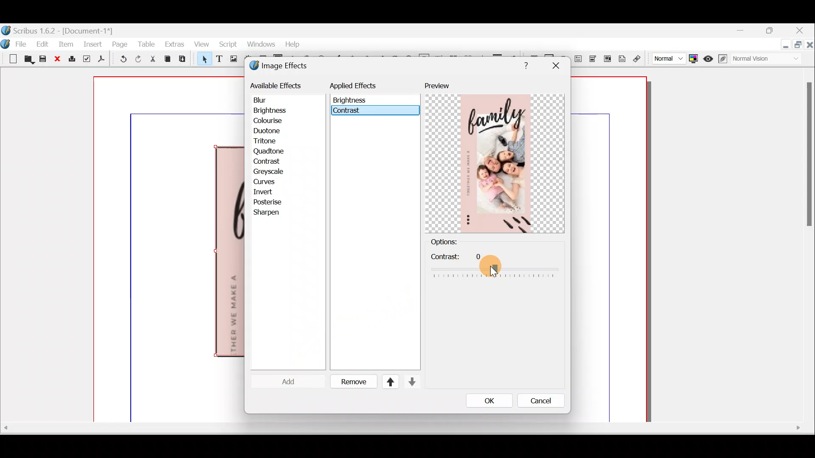 The width and height of the screenshot is (815, 458). What do you see at coordinates (543, 401) in the screenshot?
I see `Cancel` at bounding box center [543, 401].